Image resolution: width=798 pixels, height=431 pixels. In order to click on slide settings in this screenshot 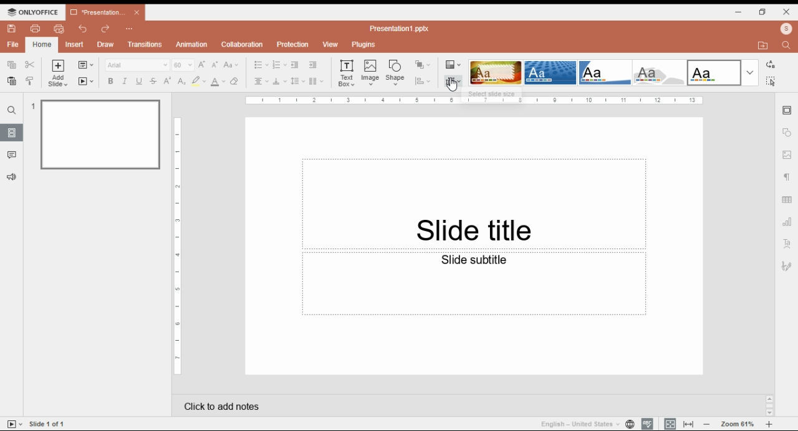, I will do `click(788, 111)`.